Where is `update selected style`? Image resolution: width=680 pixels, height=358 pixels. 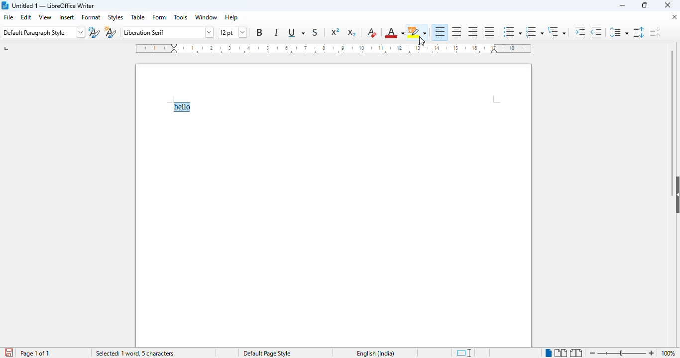
update selected style is located at coordinates (94, 32).